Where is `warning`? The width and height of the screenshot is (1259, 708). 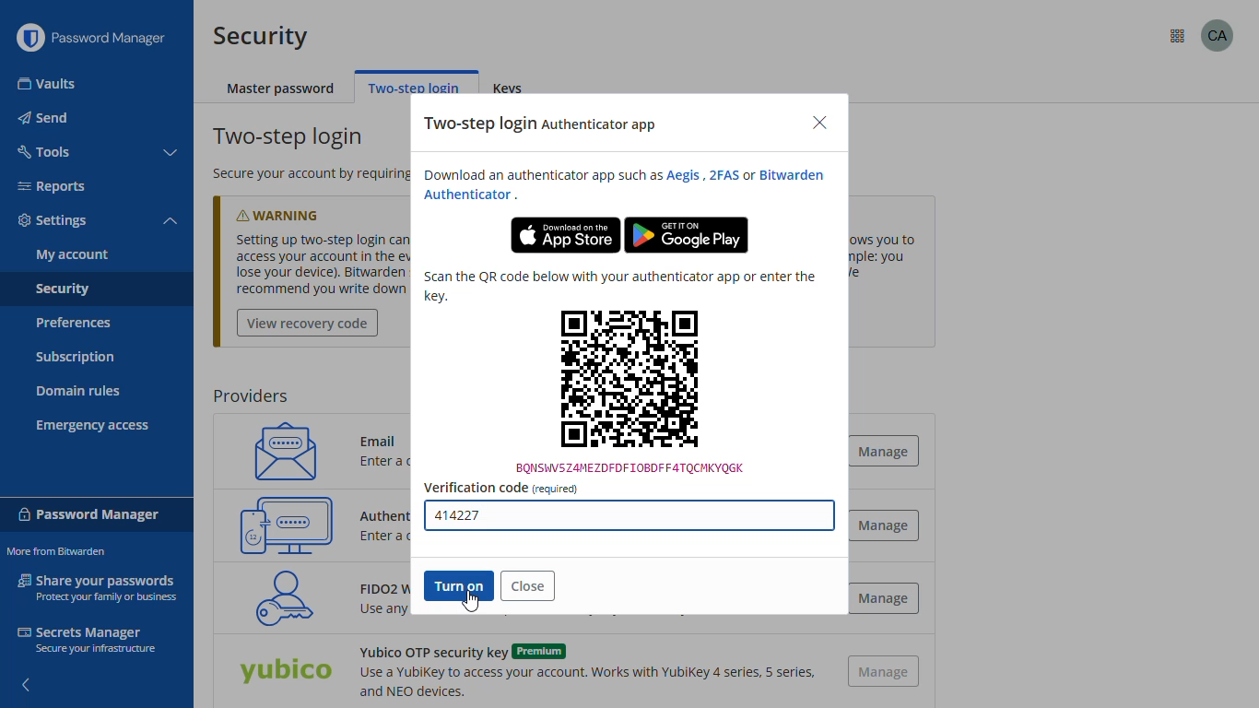 warning is located at coordinates (296, 211).